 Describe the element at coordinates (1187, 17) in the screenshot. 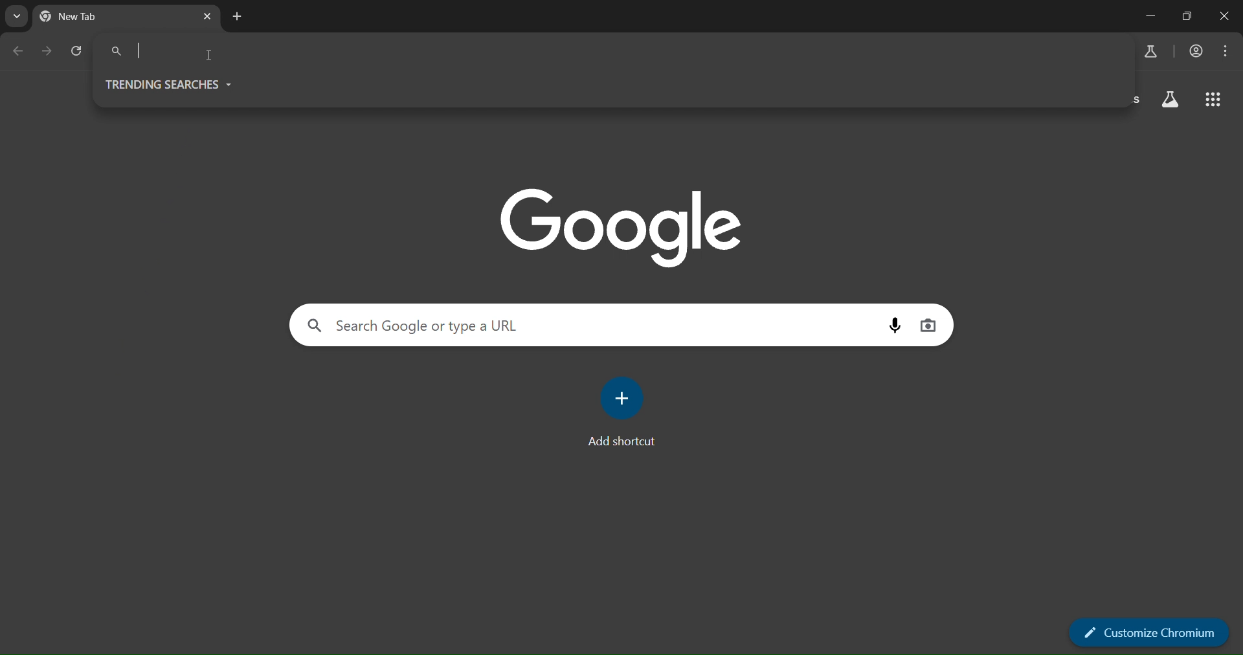

I see `restore down` at that location.